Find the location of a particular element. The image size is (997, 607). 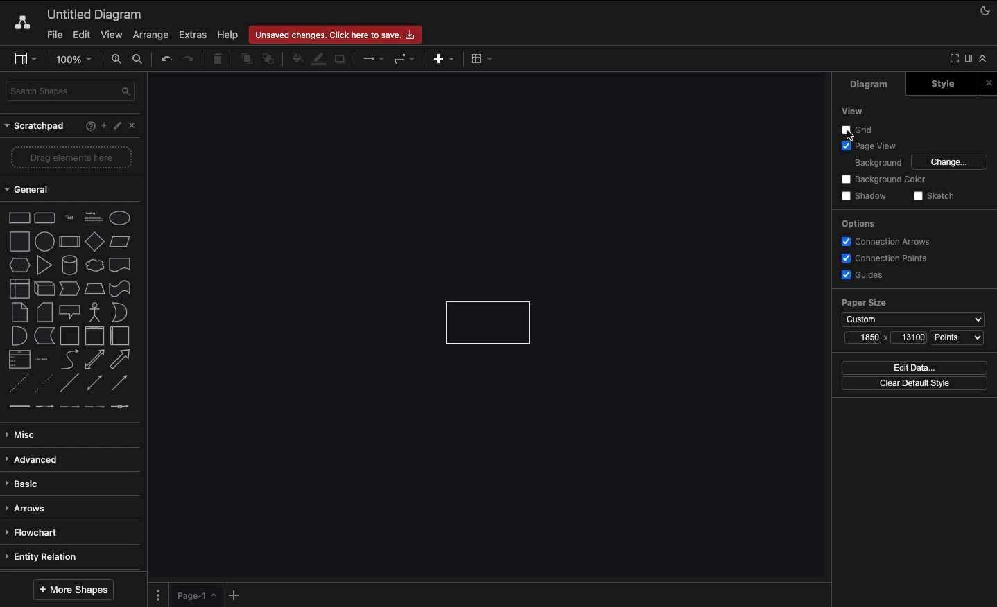

Waypoints is located at coordinates (406, 60).